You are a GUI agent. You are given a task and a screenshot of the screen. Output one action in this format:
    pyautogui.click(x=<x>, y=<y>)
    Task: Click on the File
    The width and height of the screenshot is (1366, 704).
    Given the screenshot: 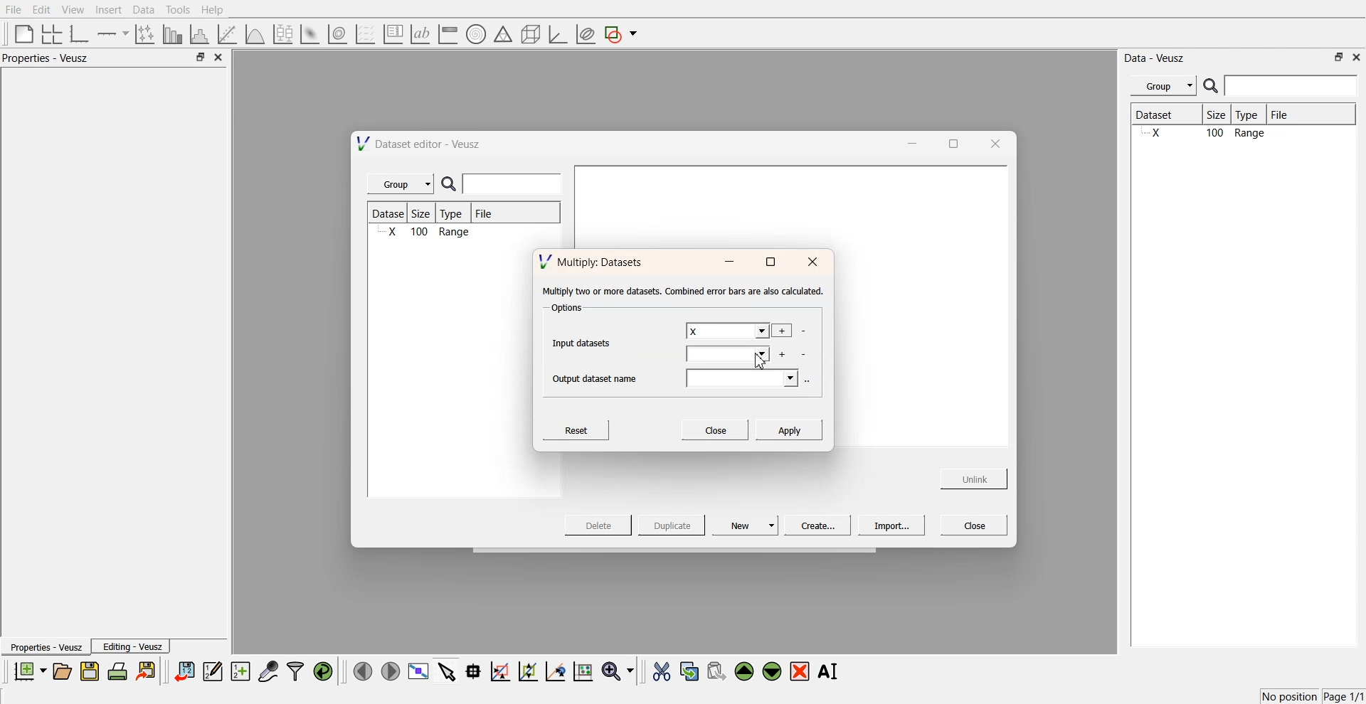 What is the action you would take?
    pyautogui.click(x=485, y=215)
    